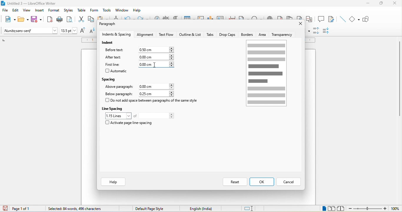 The height and width of the screenshot is (212, 402). What do you see at coordinates (263, 35) in the screenshot?
I see `area` at bounding box center [263, 35].